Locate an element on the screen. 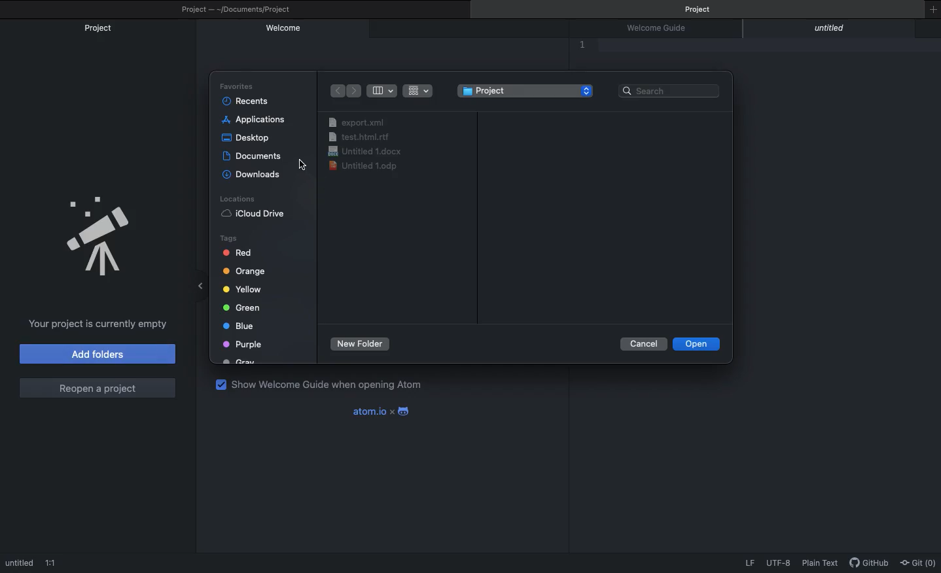 This screenshot has width=941, height=573. New foler is located at coordinates (361, 343).